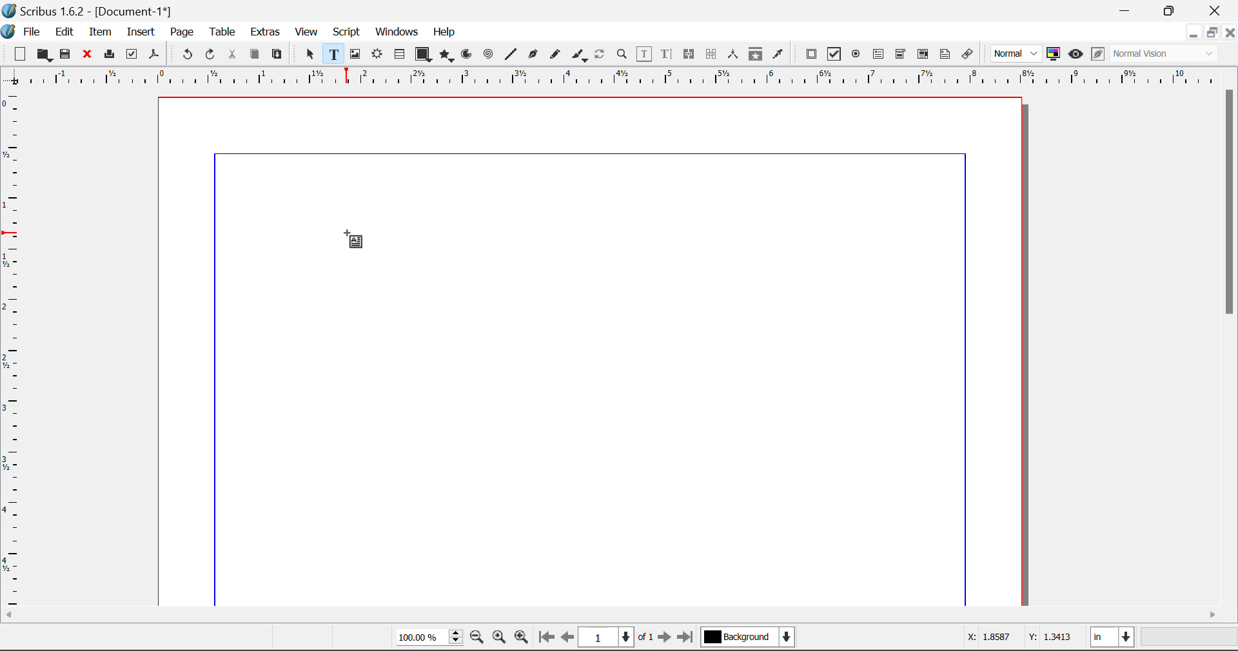 The width and height of the screenshot is (1238, 651). What do you see at coordinates (618, 637) in the screenshot?
I see `Page 1 of 1` at bounding box center [618, 637].